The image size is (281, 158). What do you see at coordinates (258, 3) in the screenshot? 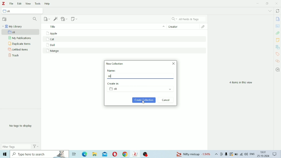
I see `Minimize` at bounding box center [258, 3].